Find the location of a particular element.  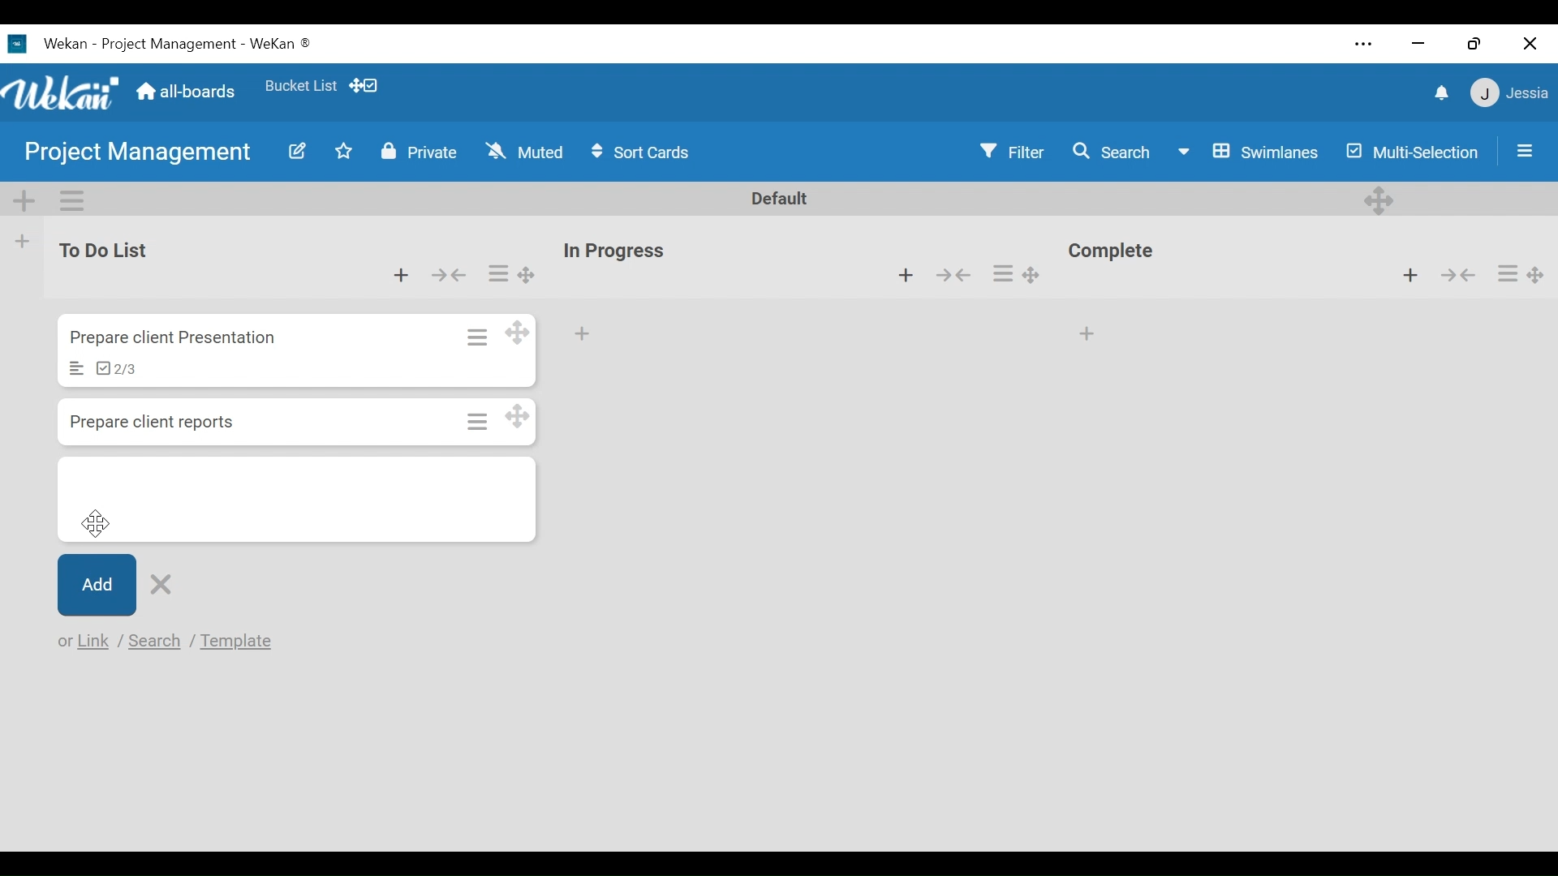

Checklist is located at coordinates (116, 370).